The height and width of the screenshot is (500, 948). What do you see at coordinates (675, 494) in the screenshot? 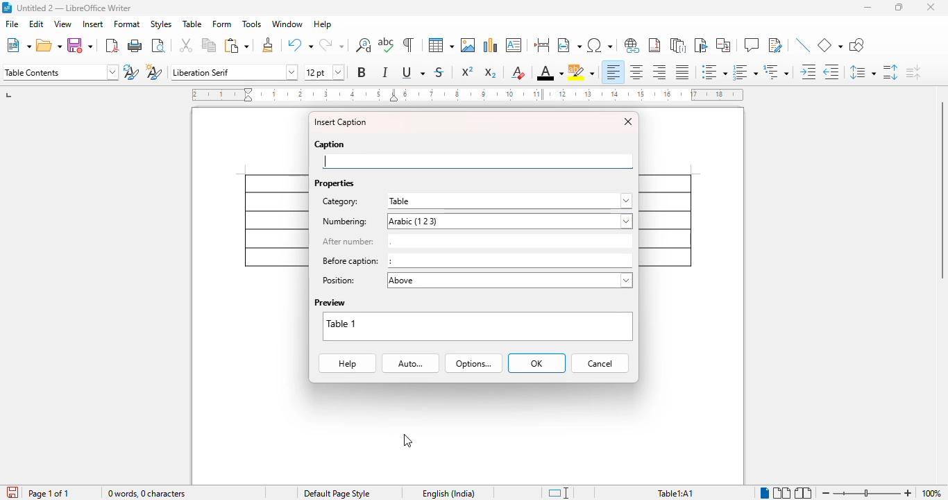
I see `table1: A1` at bounding box center [675, 494].